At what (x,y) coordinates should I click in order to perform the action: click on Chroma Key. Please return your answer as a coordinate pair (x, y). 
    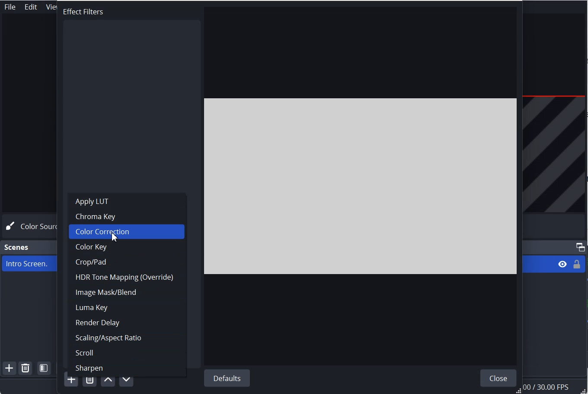
    Looking at the image, I should click on (125, 216).